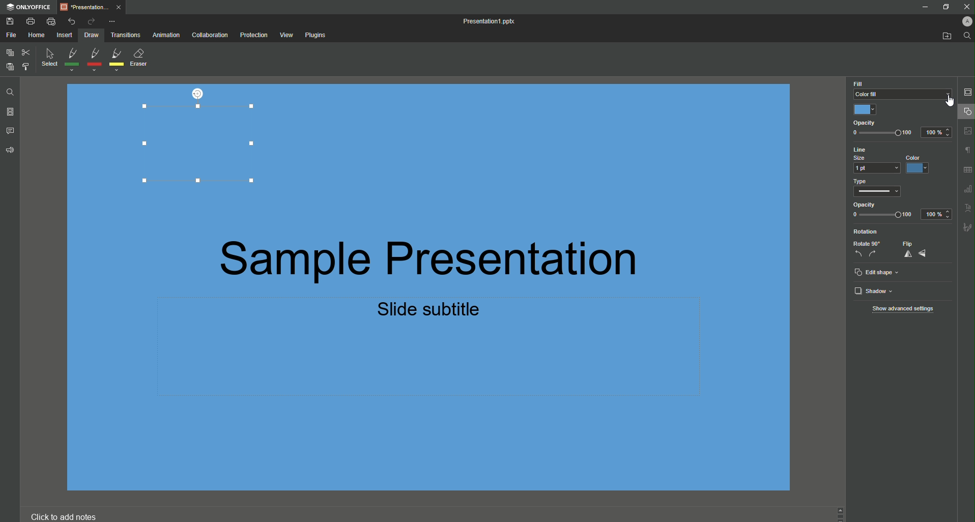 Image resolution: width=975 pixels, height=522 pixels. Describe the element at coordinates (866, 109) in the screenshot. I see `Blue` at that location.